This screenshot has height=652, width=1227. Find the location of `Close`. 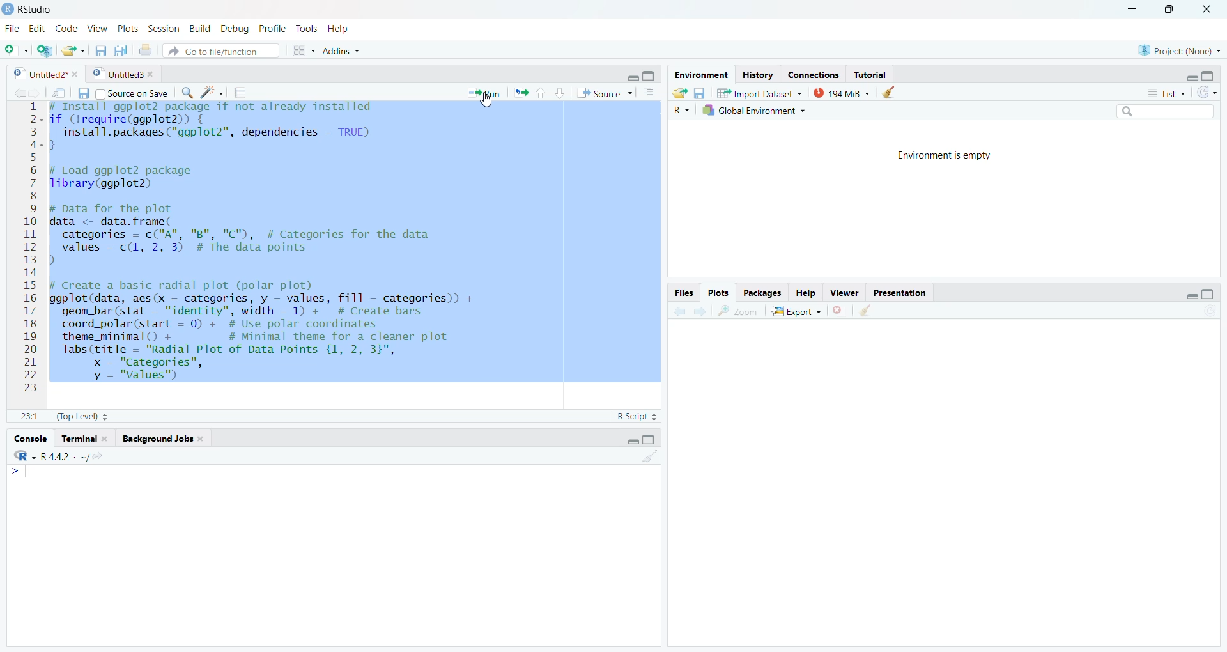

Close is located at coordinates (1205, 9).